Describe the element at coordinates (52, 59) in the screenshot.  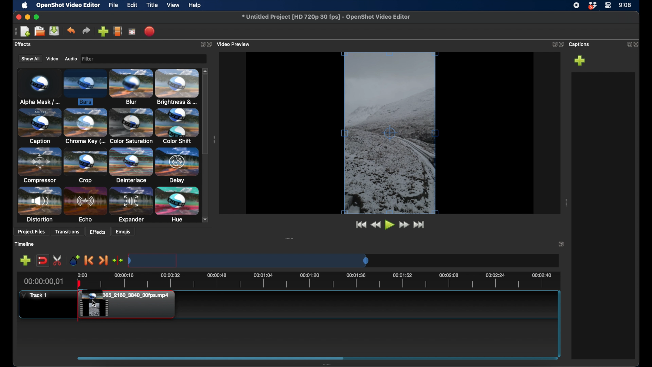
I see `video` at that location.